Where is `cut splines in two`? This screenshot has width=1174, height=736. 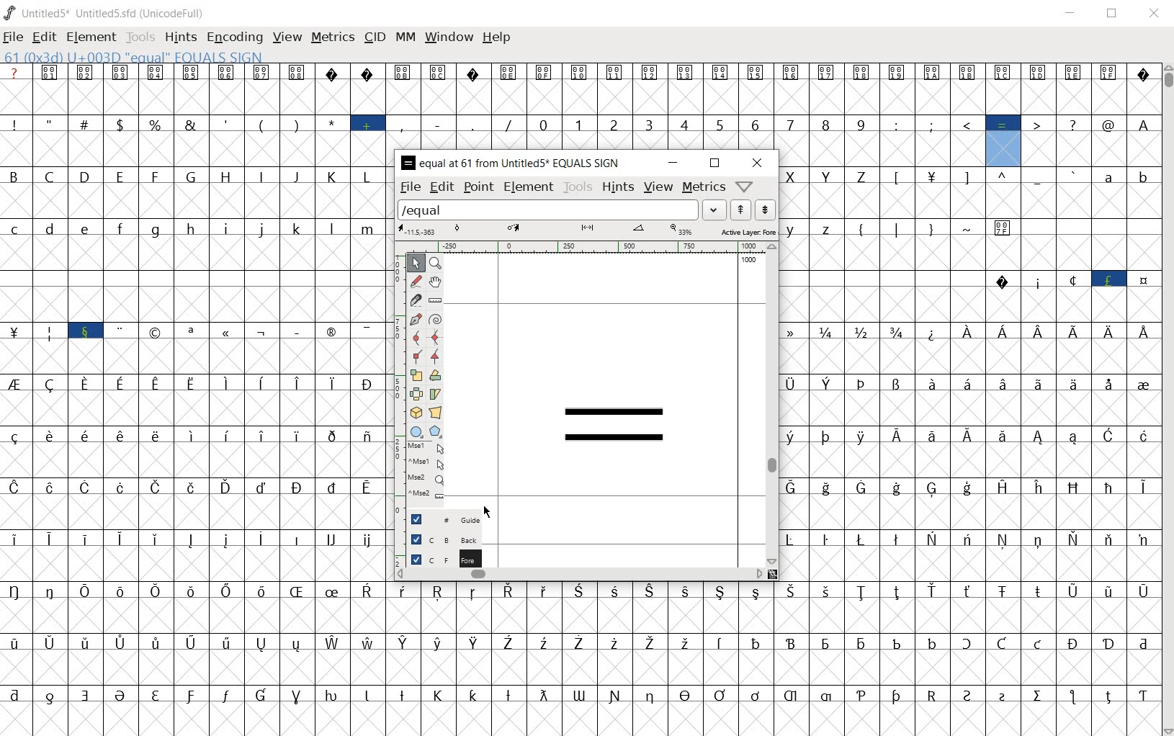
cut splines in two is located at coordinates (415, 299).